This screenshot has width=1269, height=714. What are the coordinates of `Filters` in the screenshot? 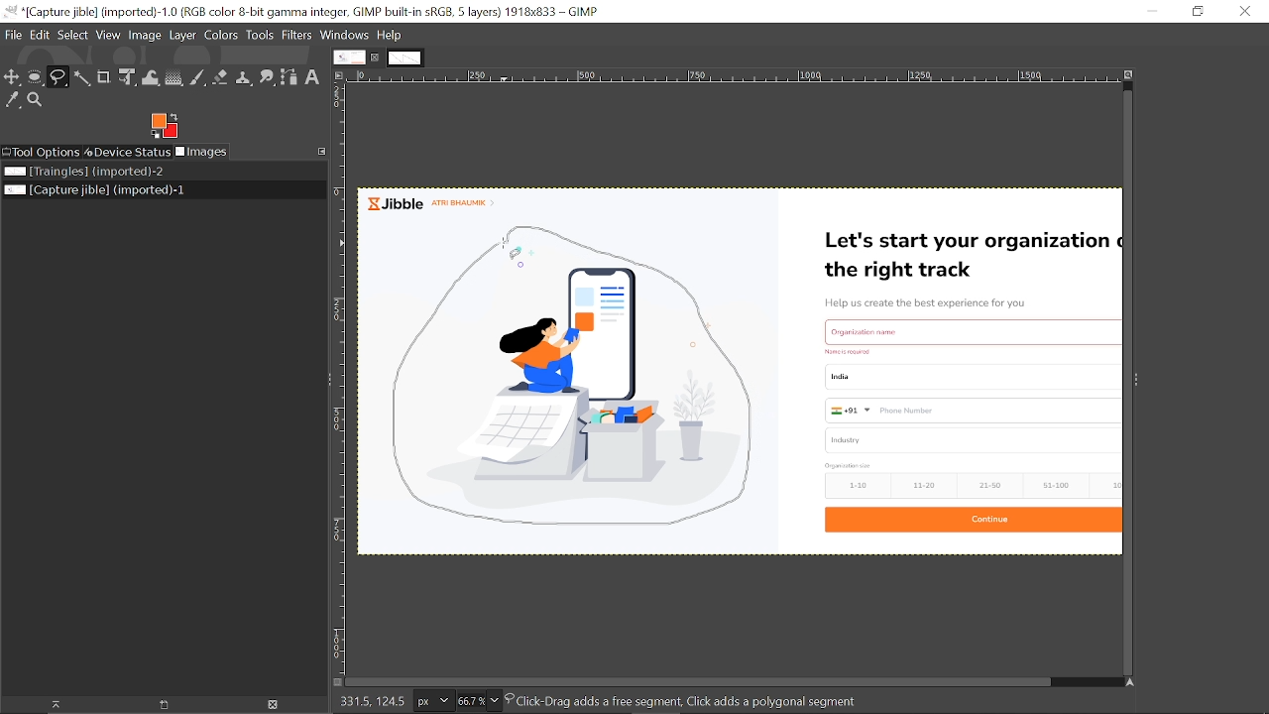 It's located at (298, 37).